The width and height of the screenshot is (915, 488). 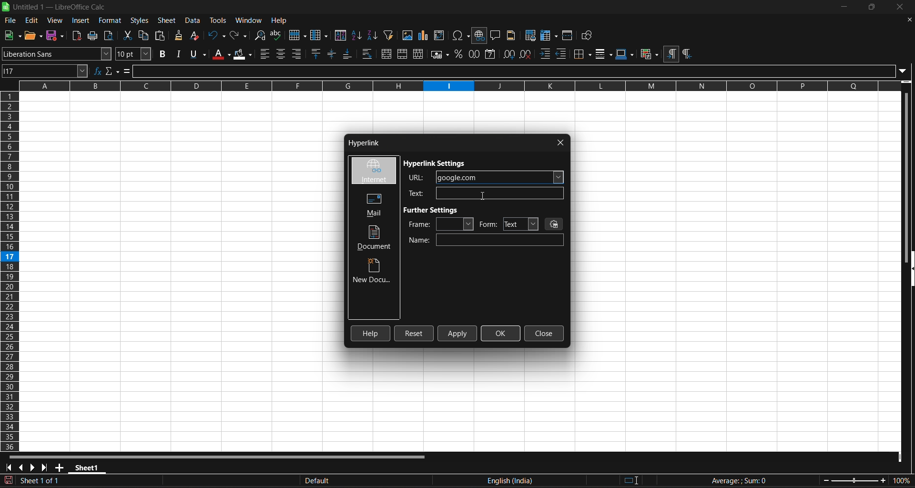 What do you see at coordinates (625, 54) in the screenshot?
I see `border colors` at bounding box center [625, 54].